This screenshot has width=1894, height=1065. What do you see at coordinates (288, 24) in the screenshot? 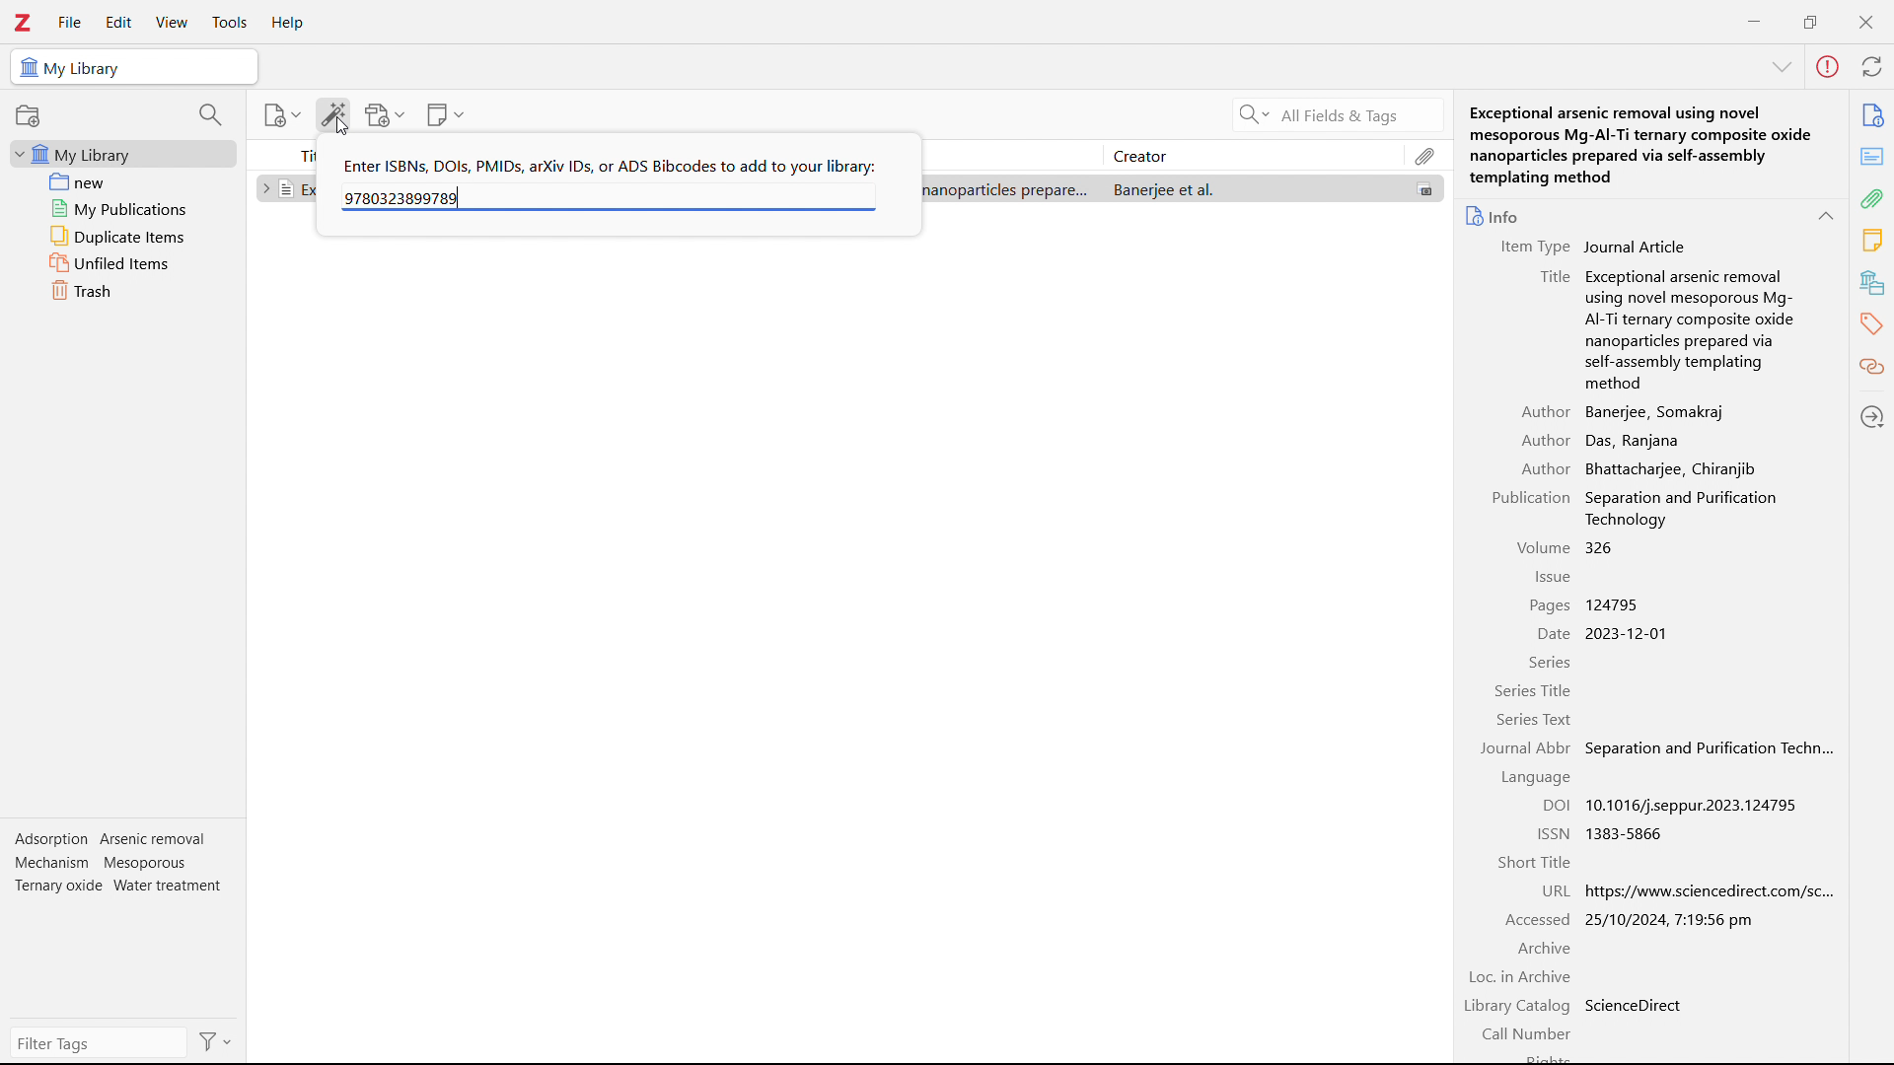
I see `help` at bounding box center [288, 24].